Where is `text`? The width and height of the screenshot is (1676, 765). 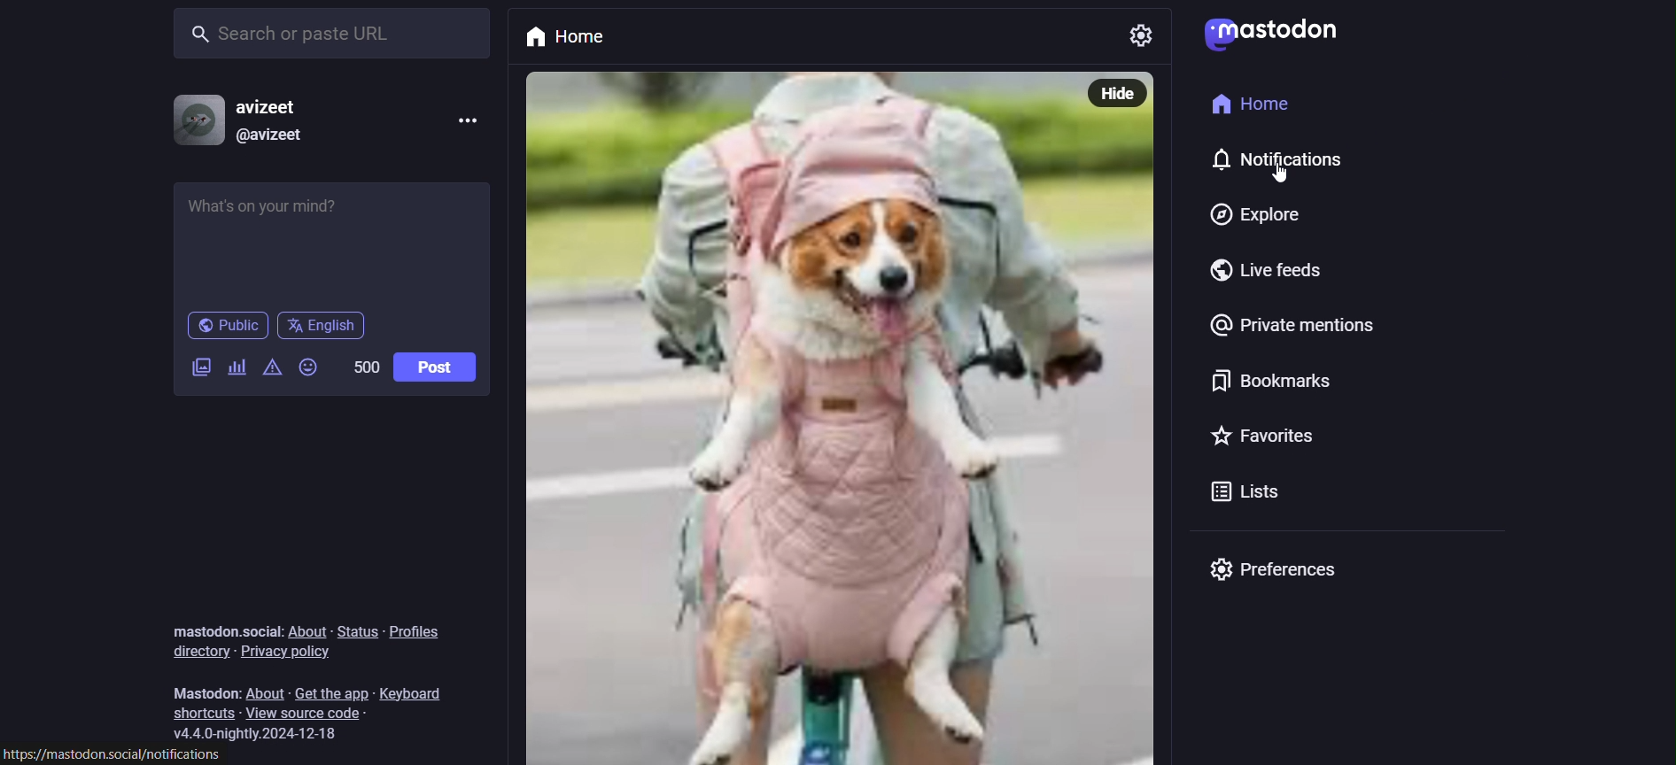
text is located at coordinates (205, 694).